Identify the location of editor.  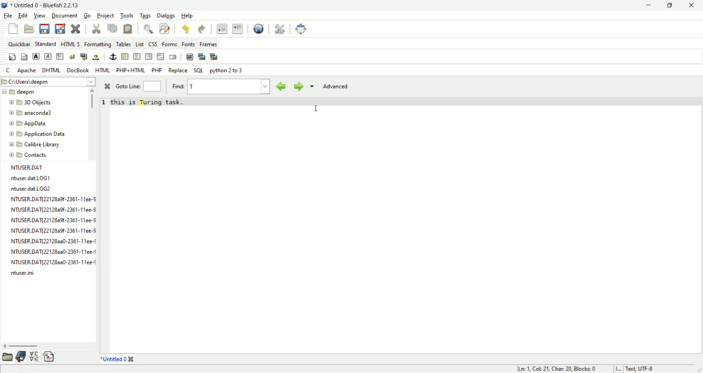
(407, 230).